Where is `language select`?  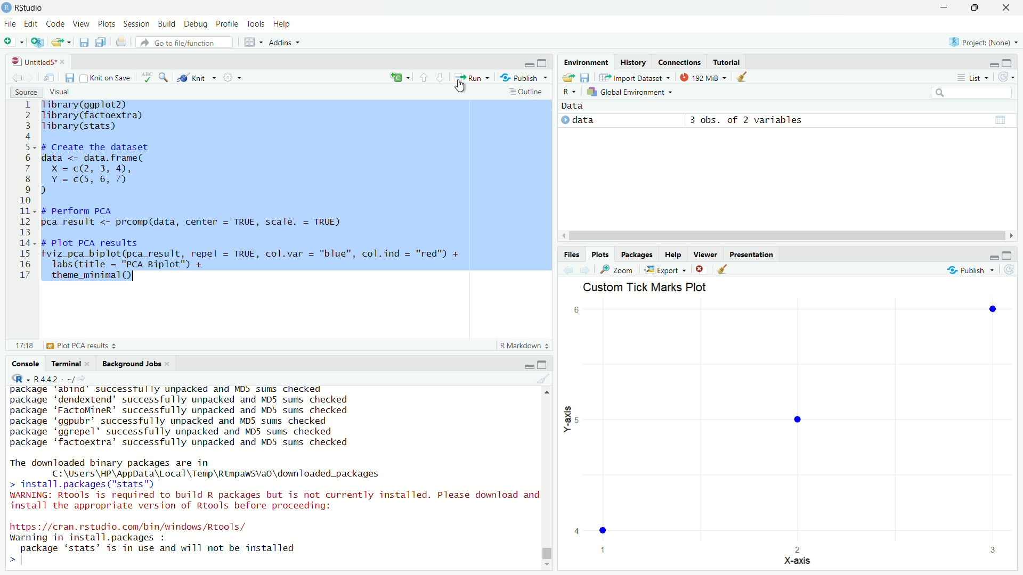 language select is located at coordinates (398, 78).